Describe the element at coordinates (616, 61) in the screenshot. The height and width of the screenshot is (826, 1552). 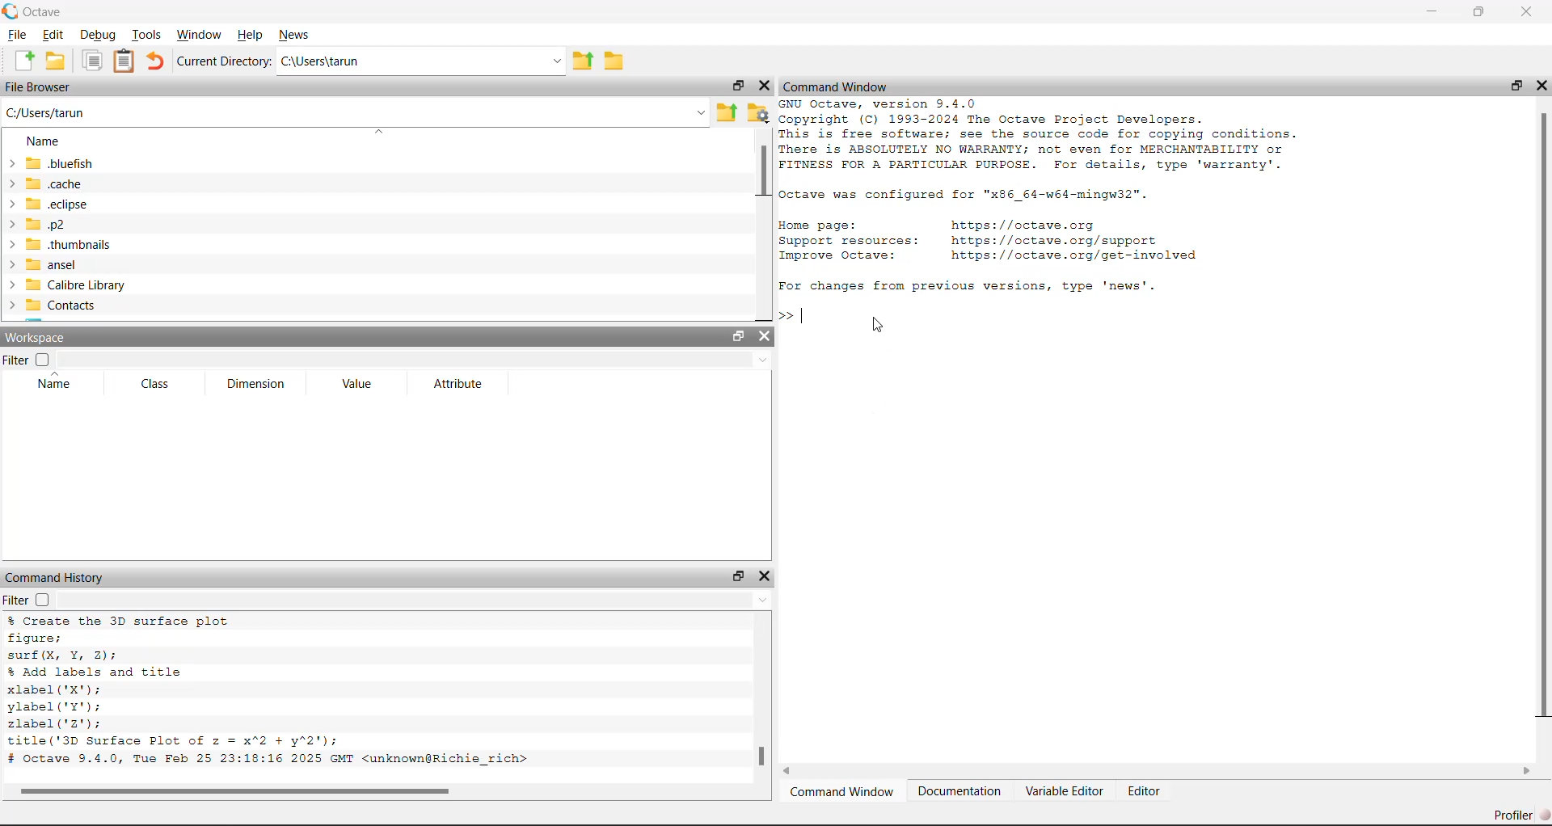
I see `Folder` at that location.